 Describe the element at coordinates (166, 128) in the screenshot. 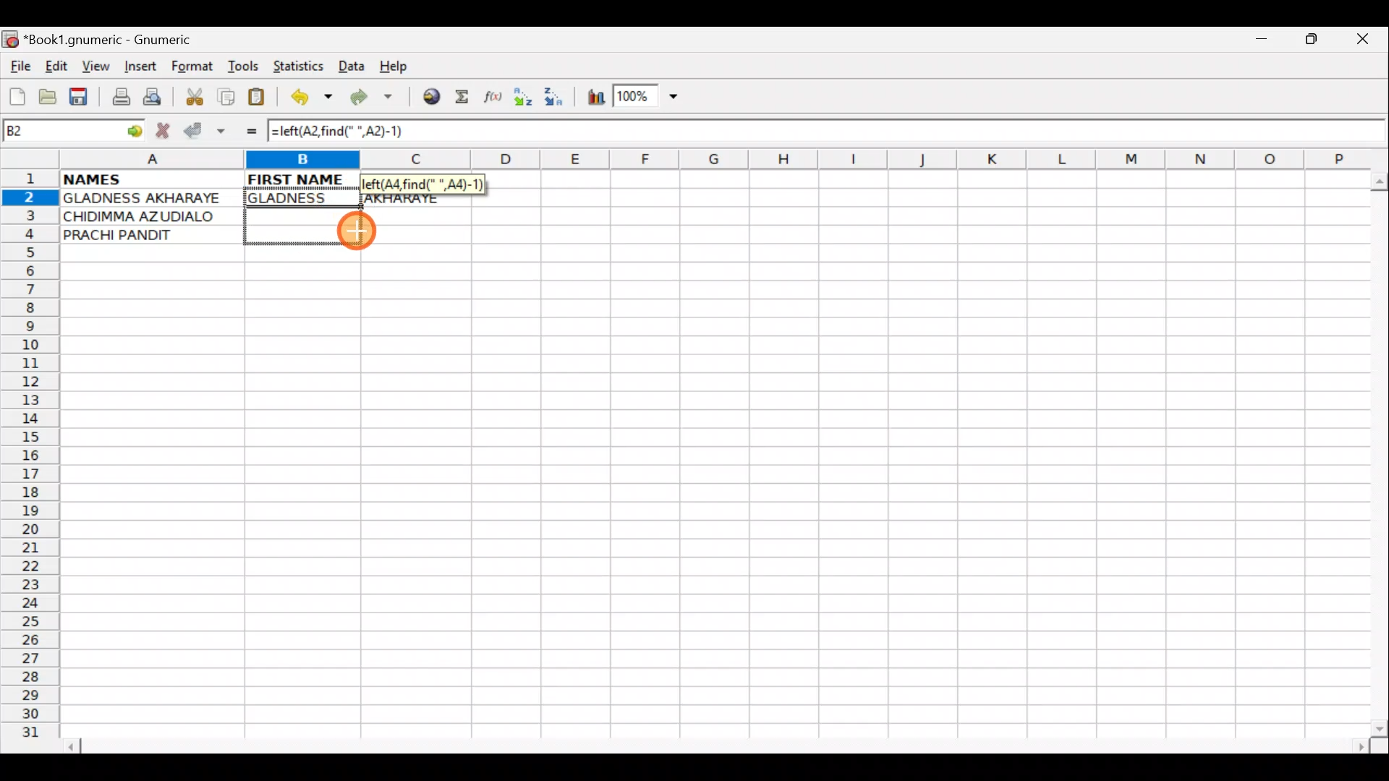

I see `Cancel change` at that location.